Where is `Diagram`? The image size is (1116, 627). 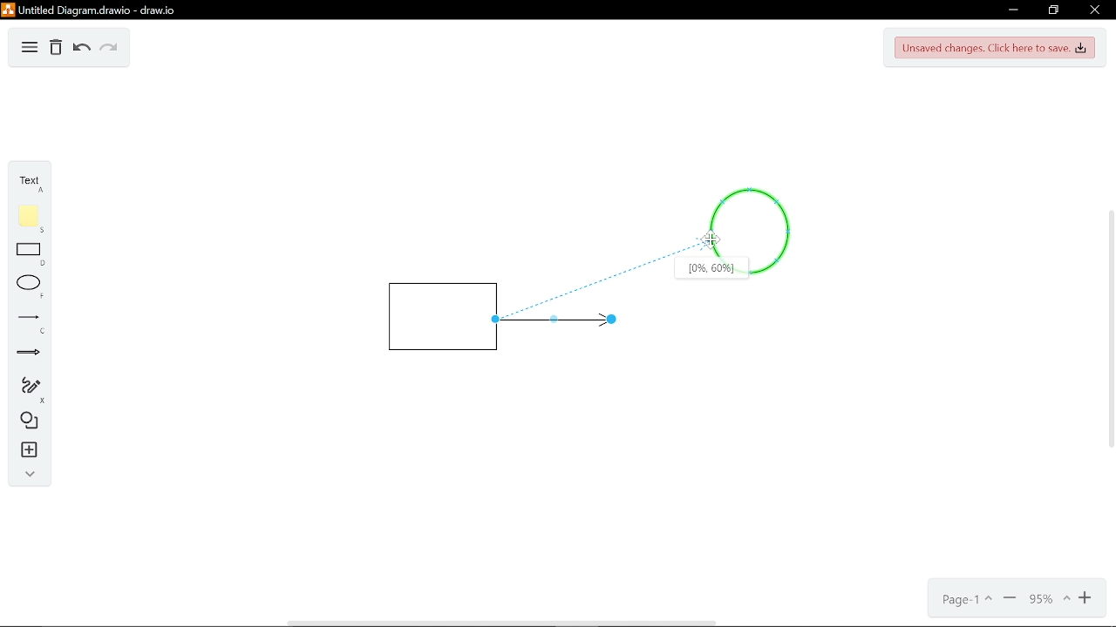 Diagram is located at coordinates (30, 49).